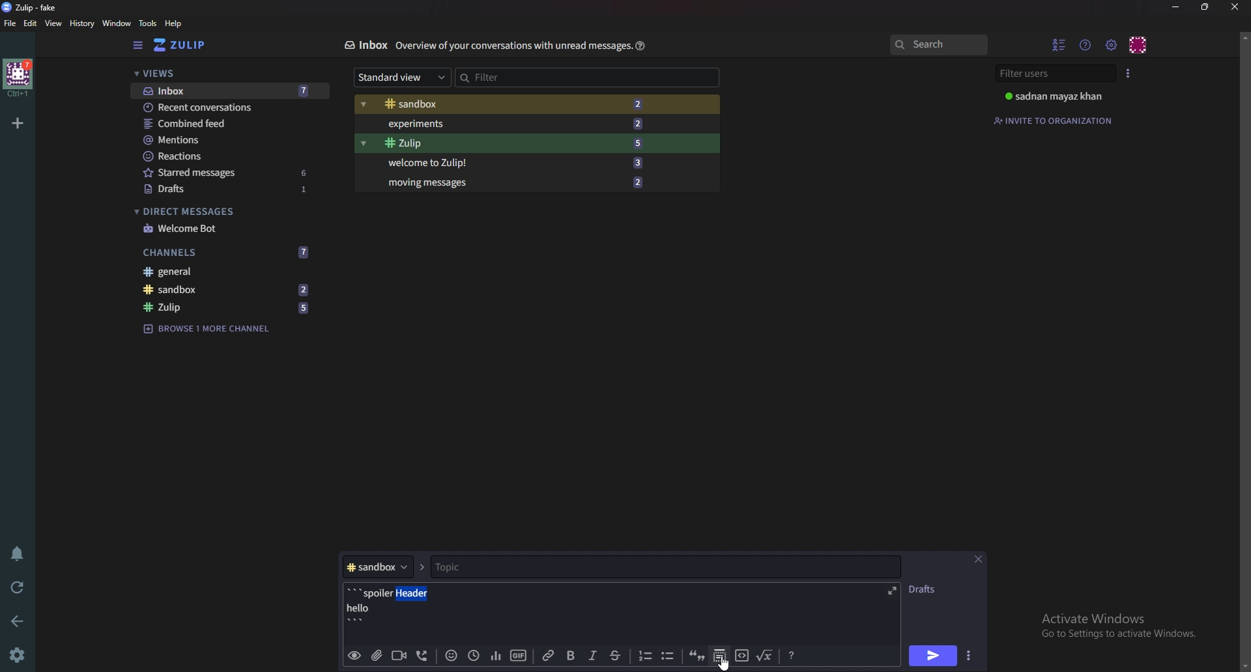  What do you see at coordinates (1138, 45) in the screenshot?
I see `Personal menu` at bounding box center [1138, 45].